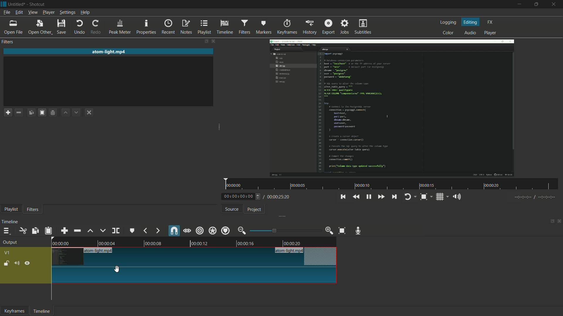 The width and height of the screenshot is (563, 316). Describe the element at coordinates (33, 12) in the screenshot. I see `view menu` at that location.